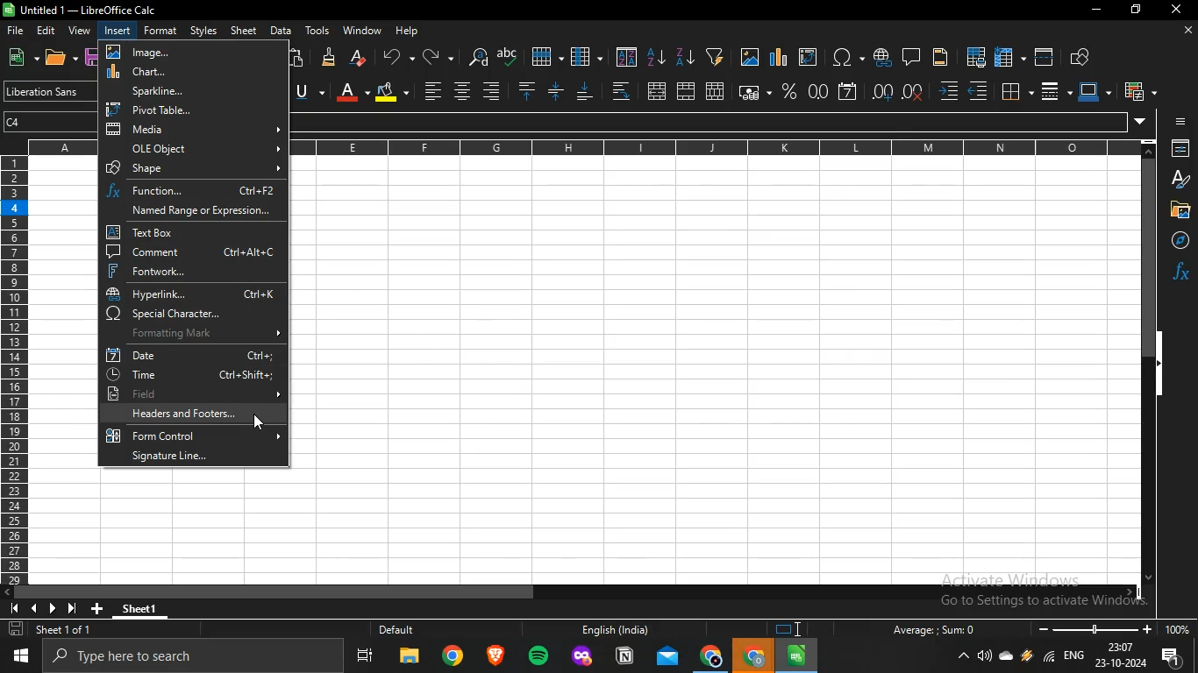  What do you see at coordinates (508, 56) in the screenshot?
I see `spelling` at bounding box center [508, 56].